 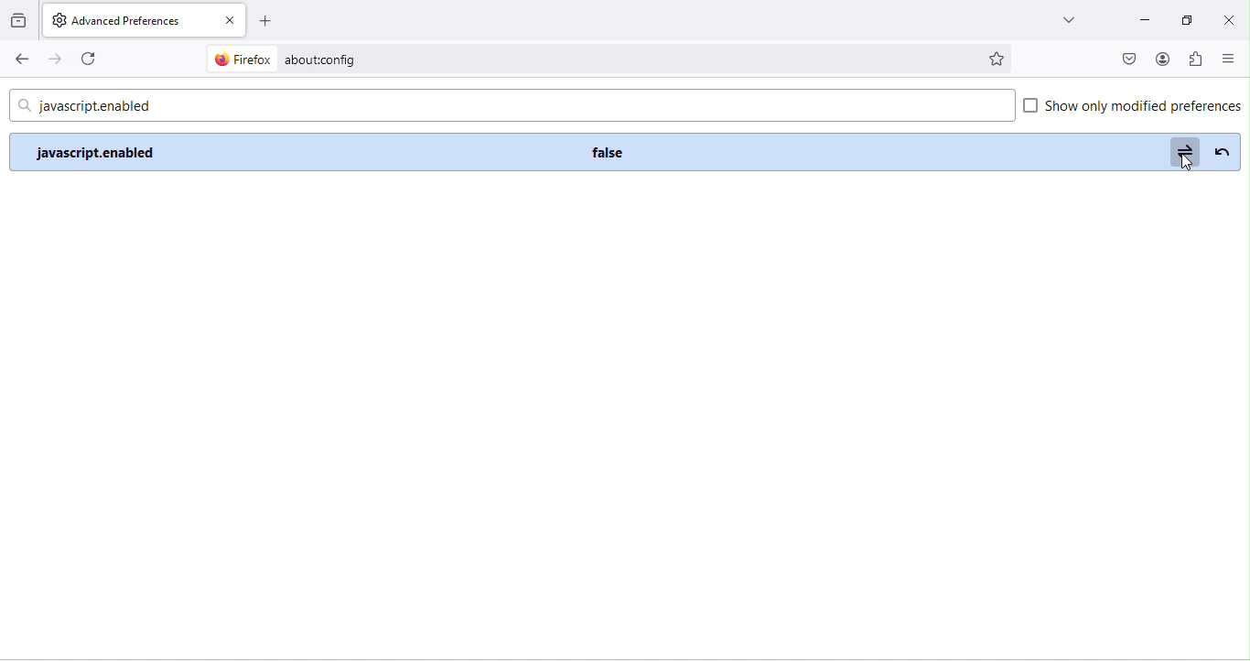 I want to click on about config, so click(x=625, y=59).